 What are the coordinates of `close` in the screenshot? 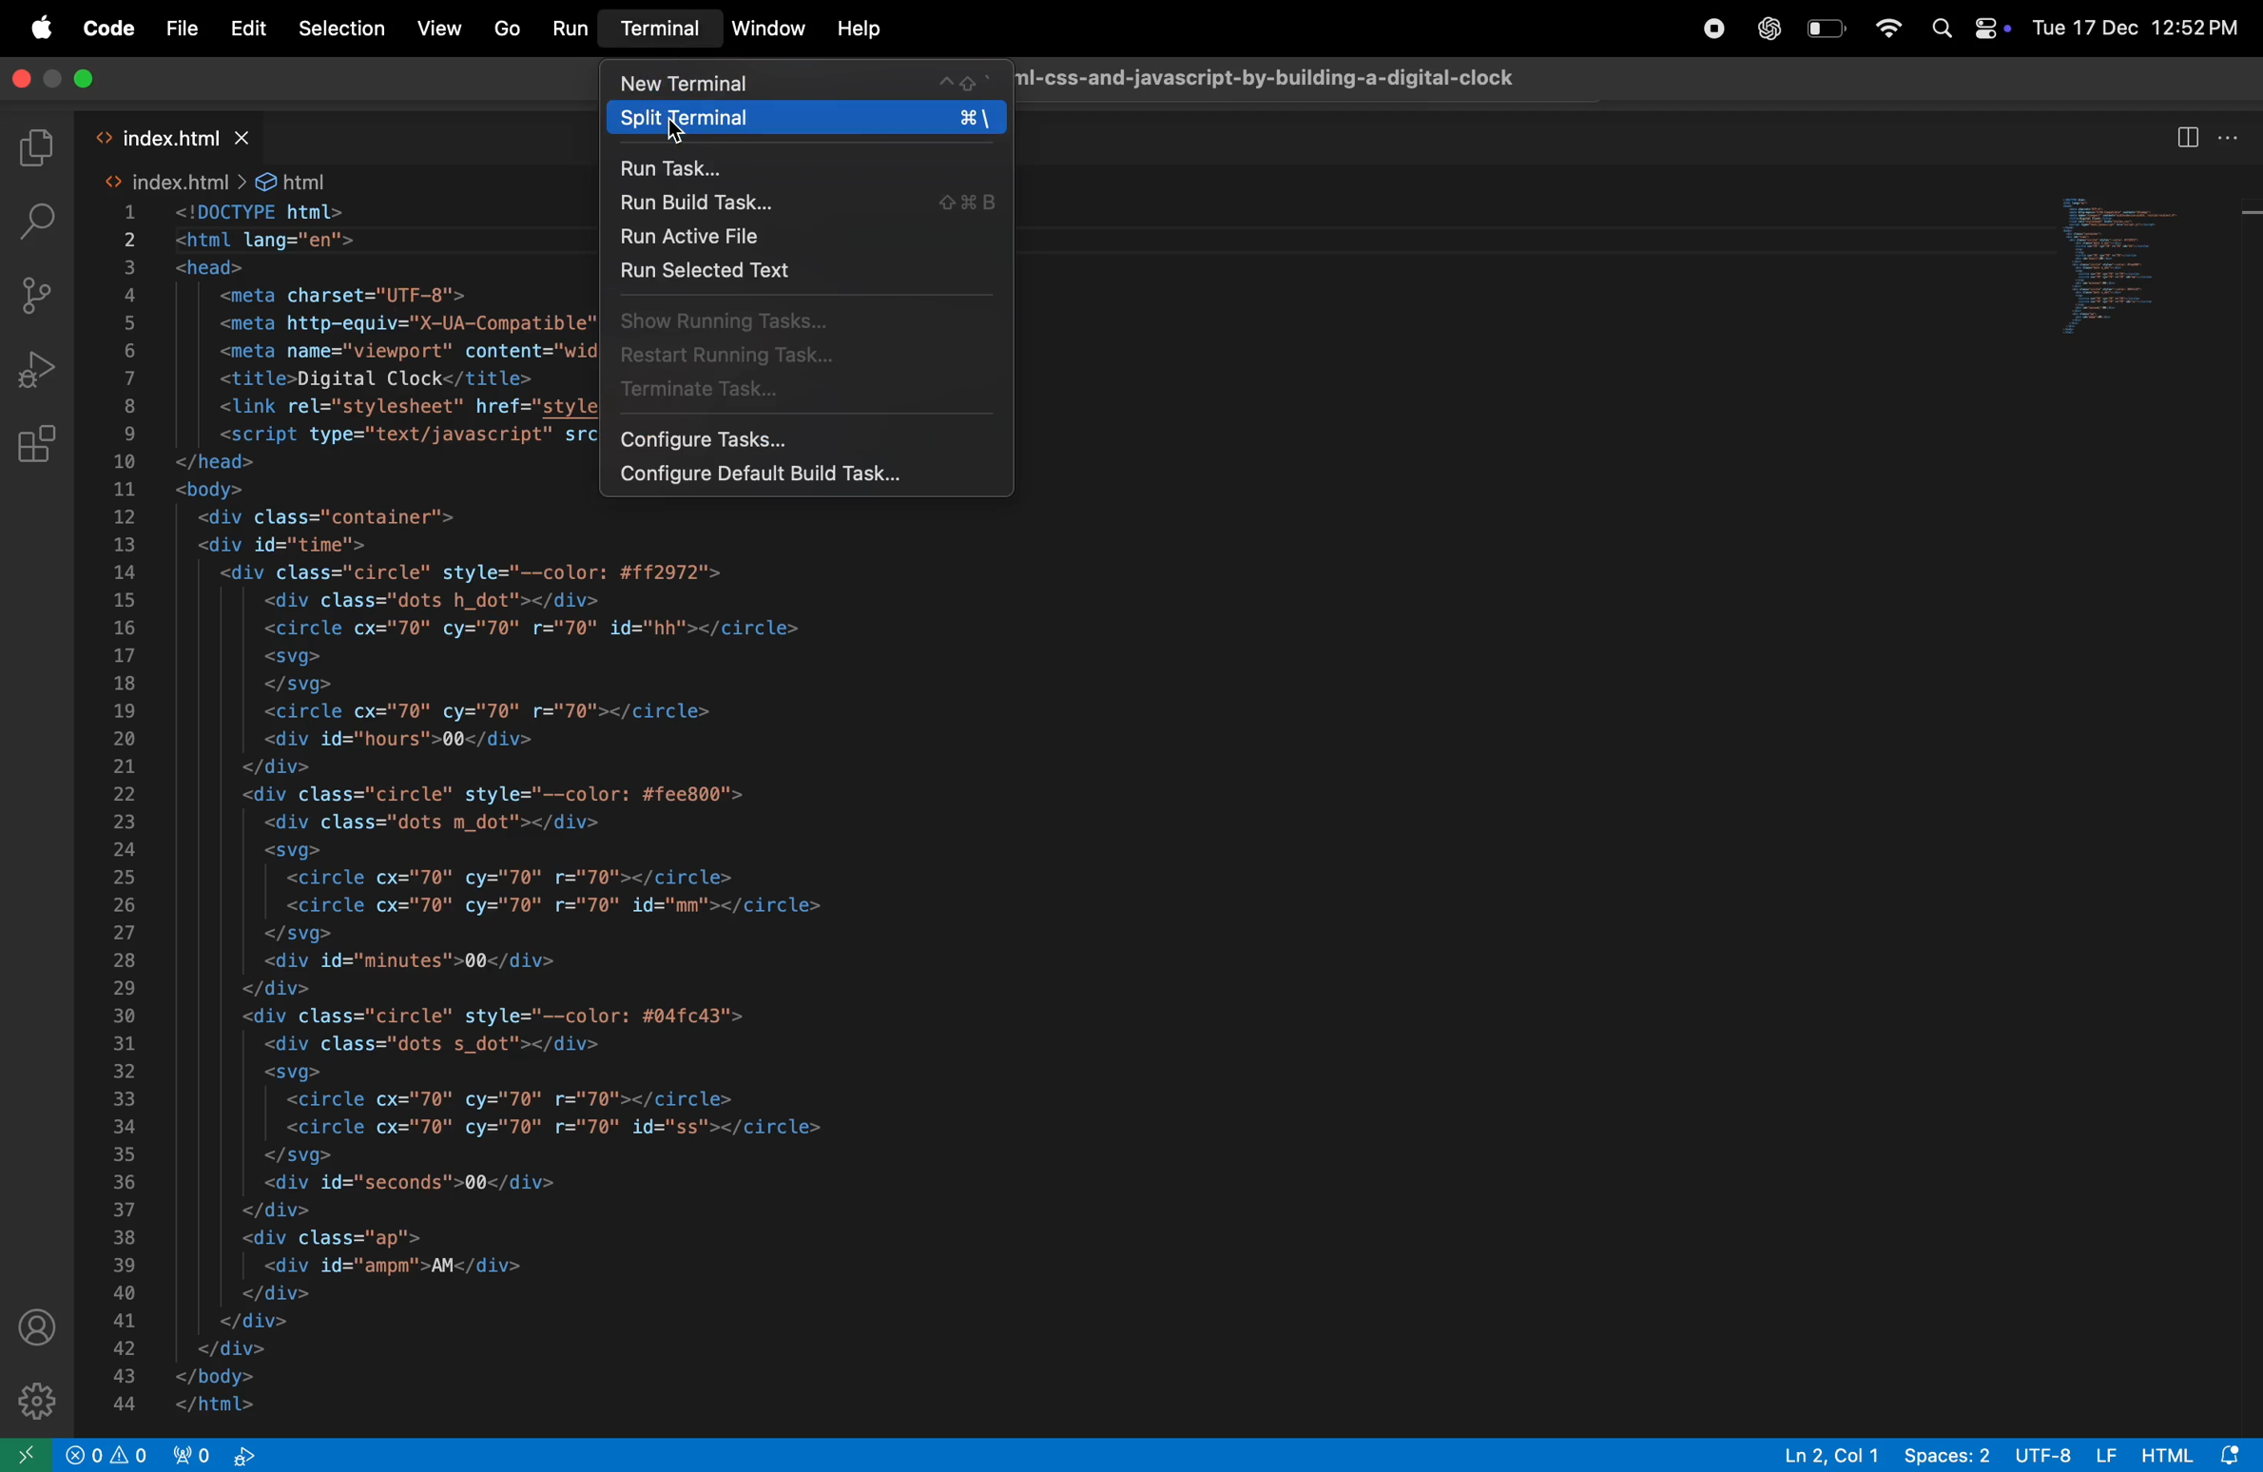 It's located at (77, 81).